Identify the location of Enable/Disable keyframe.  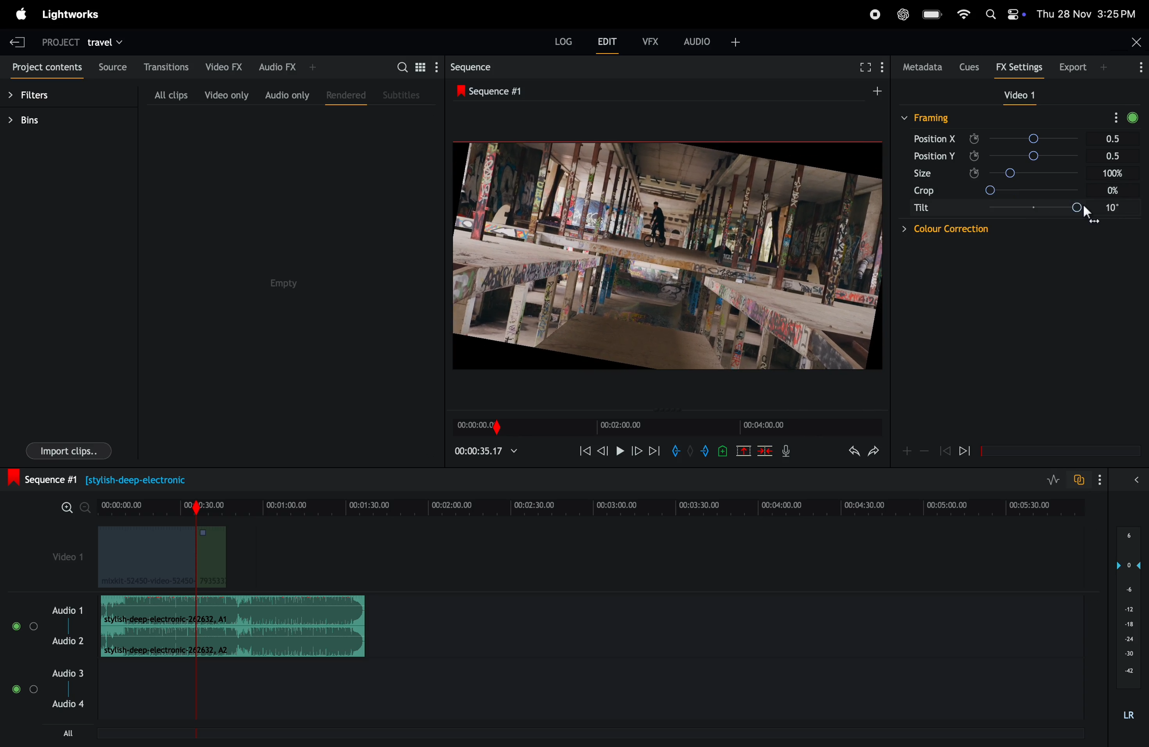
(976, 155).